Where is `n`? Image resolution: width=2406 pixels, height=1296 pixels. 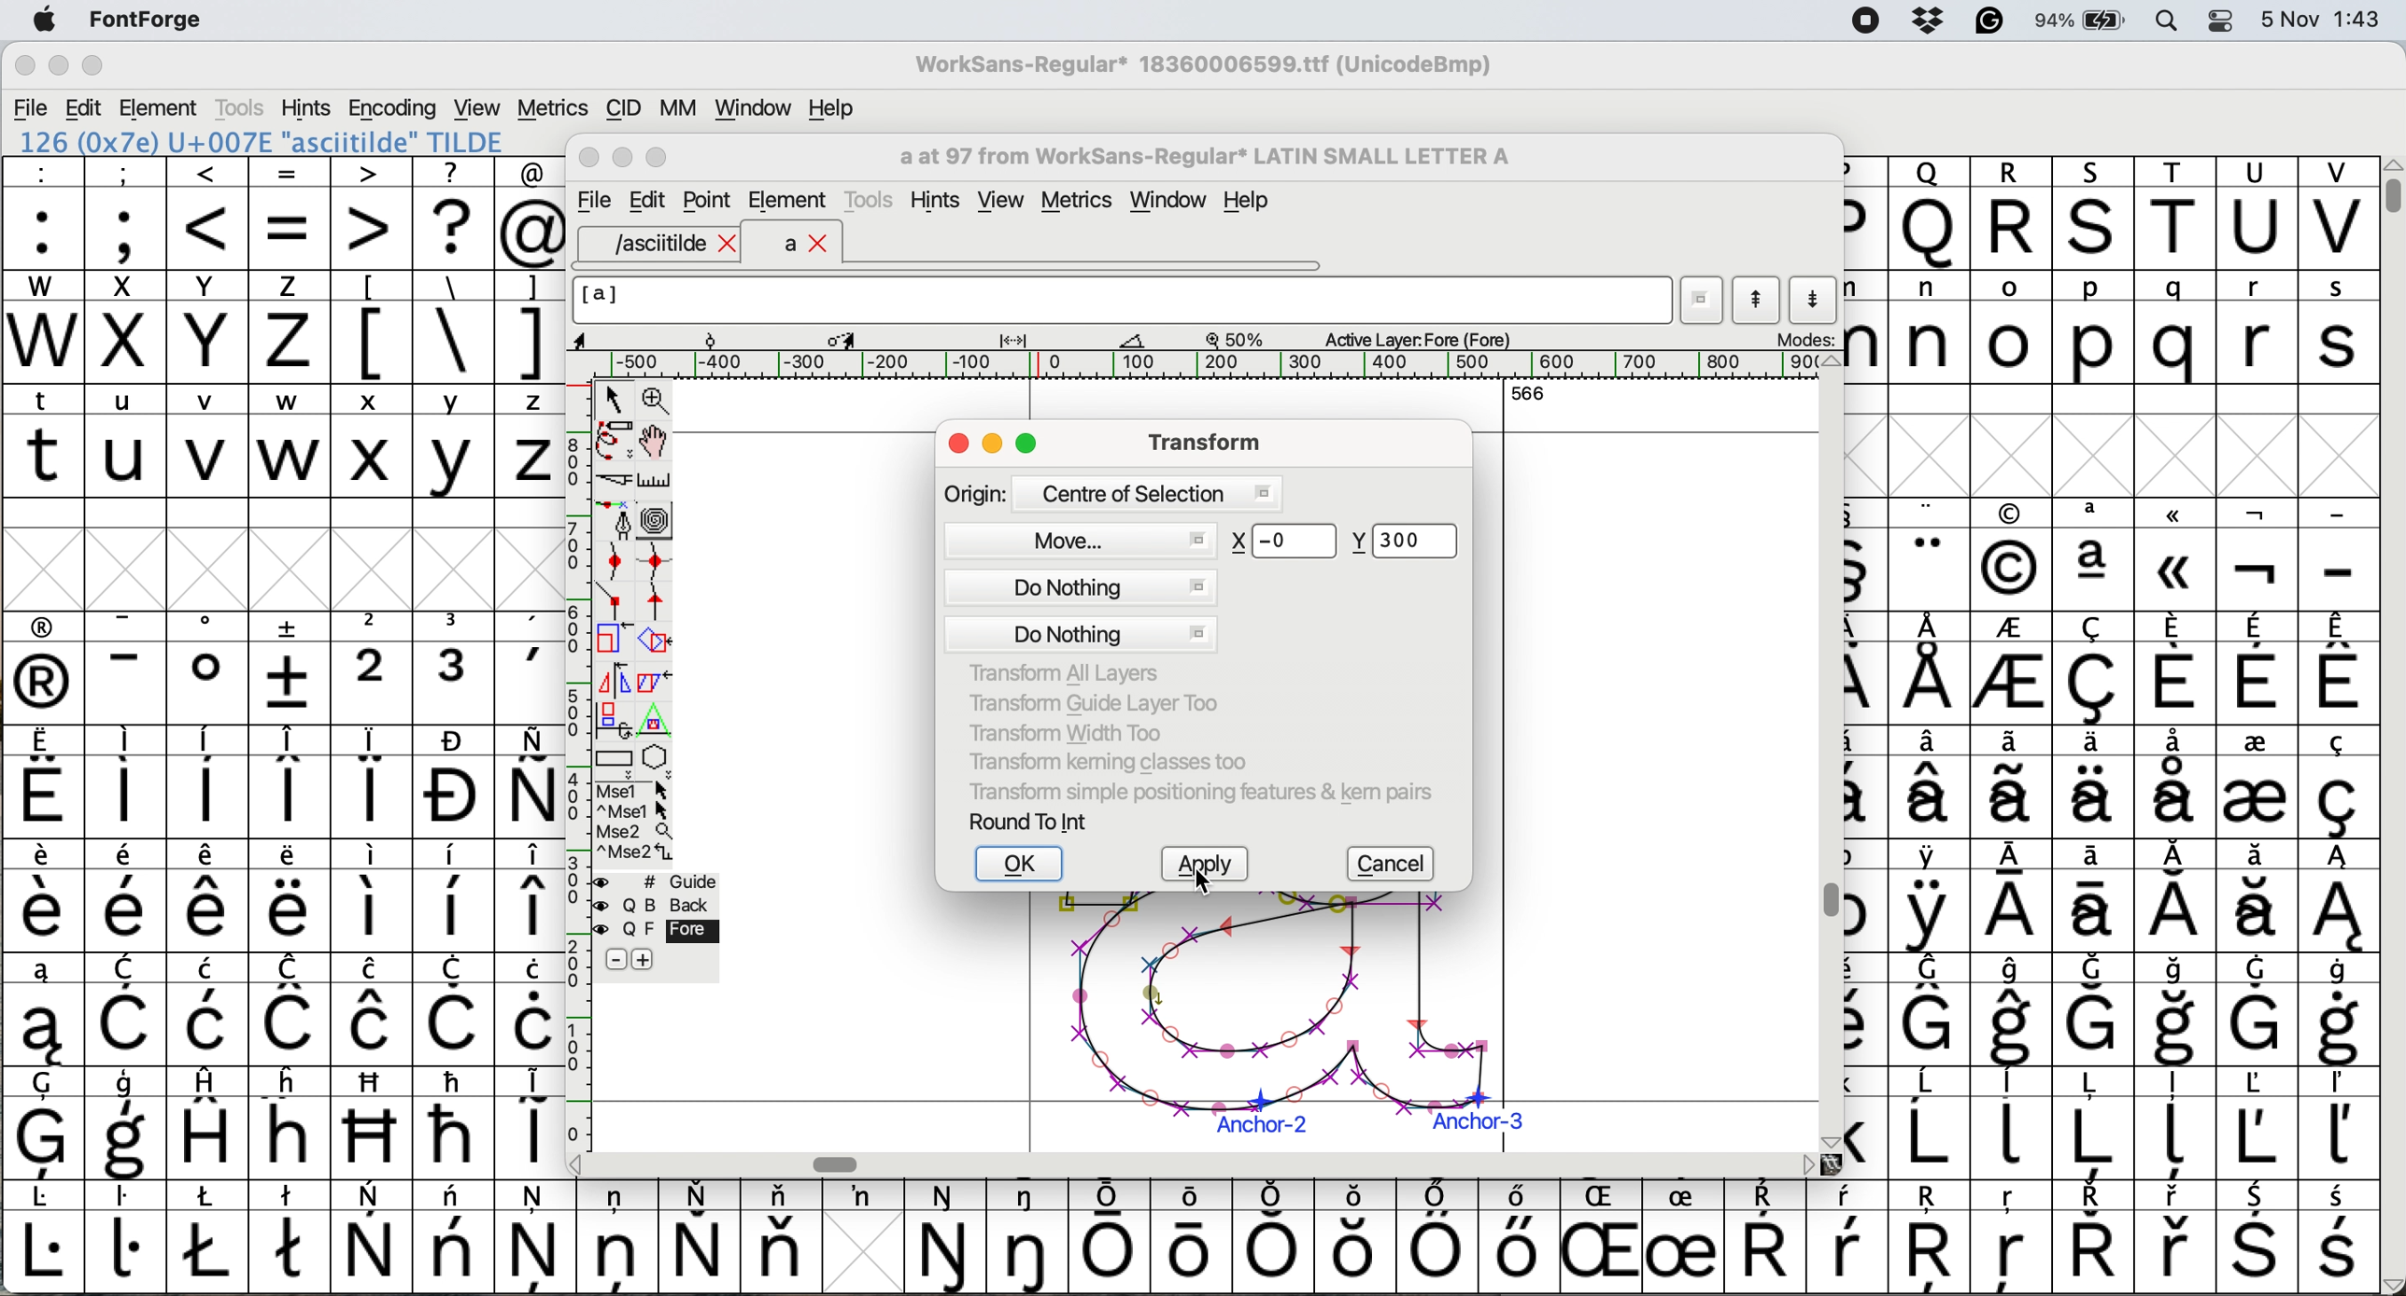
n is located at coordinates (1929, 326).